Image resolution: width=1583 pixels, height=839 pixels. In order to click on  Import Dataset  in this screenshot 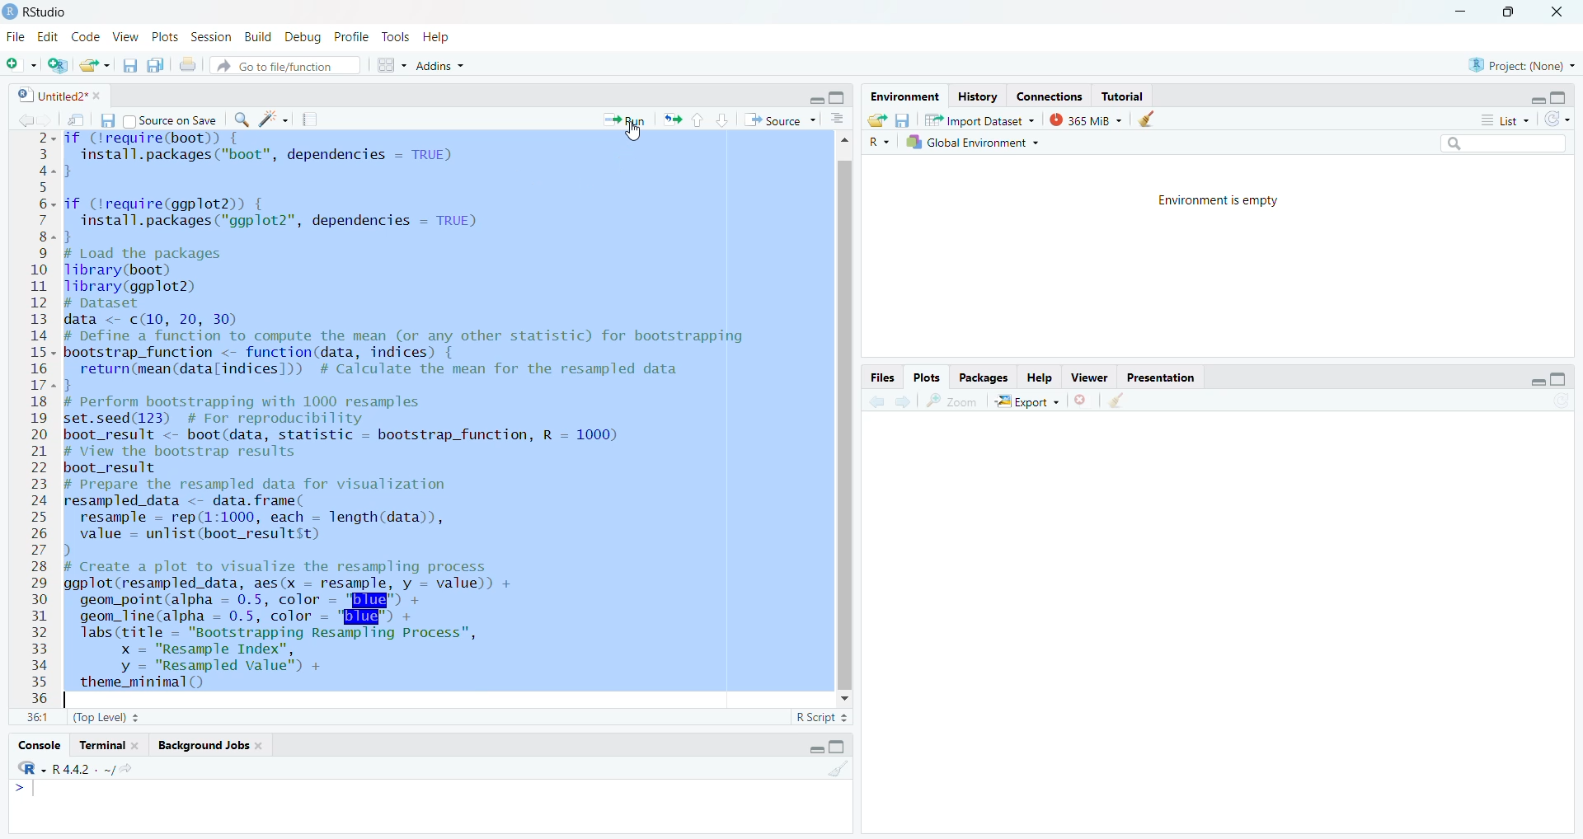, I will do `click(980, 118)`.